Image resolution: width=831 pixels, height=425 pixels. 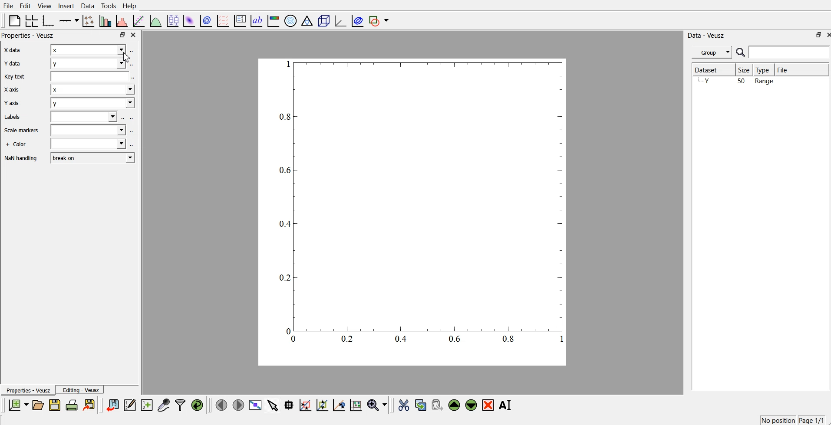 I want to click on  y, so click(x=93, y=104).